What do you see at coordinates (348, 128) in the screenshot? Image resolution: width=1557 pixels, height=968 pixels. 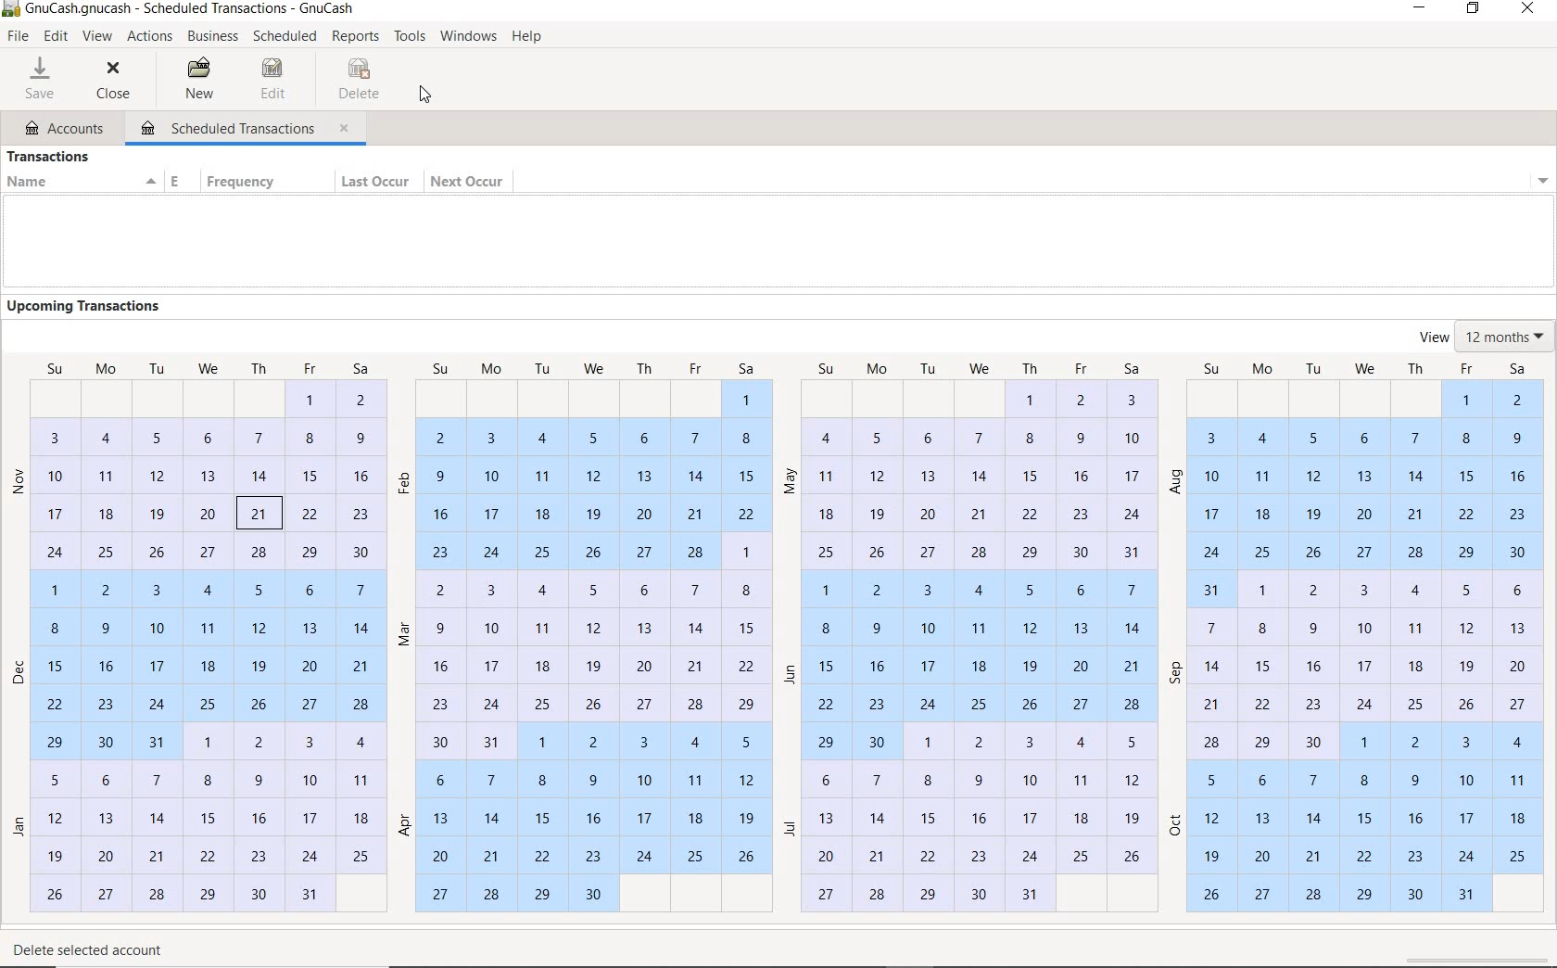 I see `close` at bounding box center [348, 128].